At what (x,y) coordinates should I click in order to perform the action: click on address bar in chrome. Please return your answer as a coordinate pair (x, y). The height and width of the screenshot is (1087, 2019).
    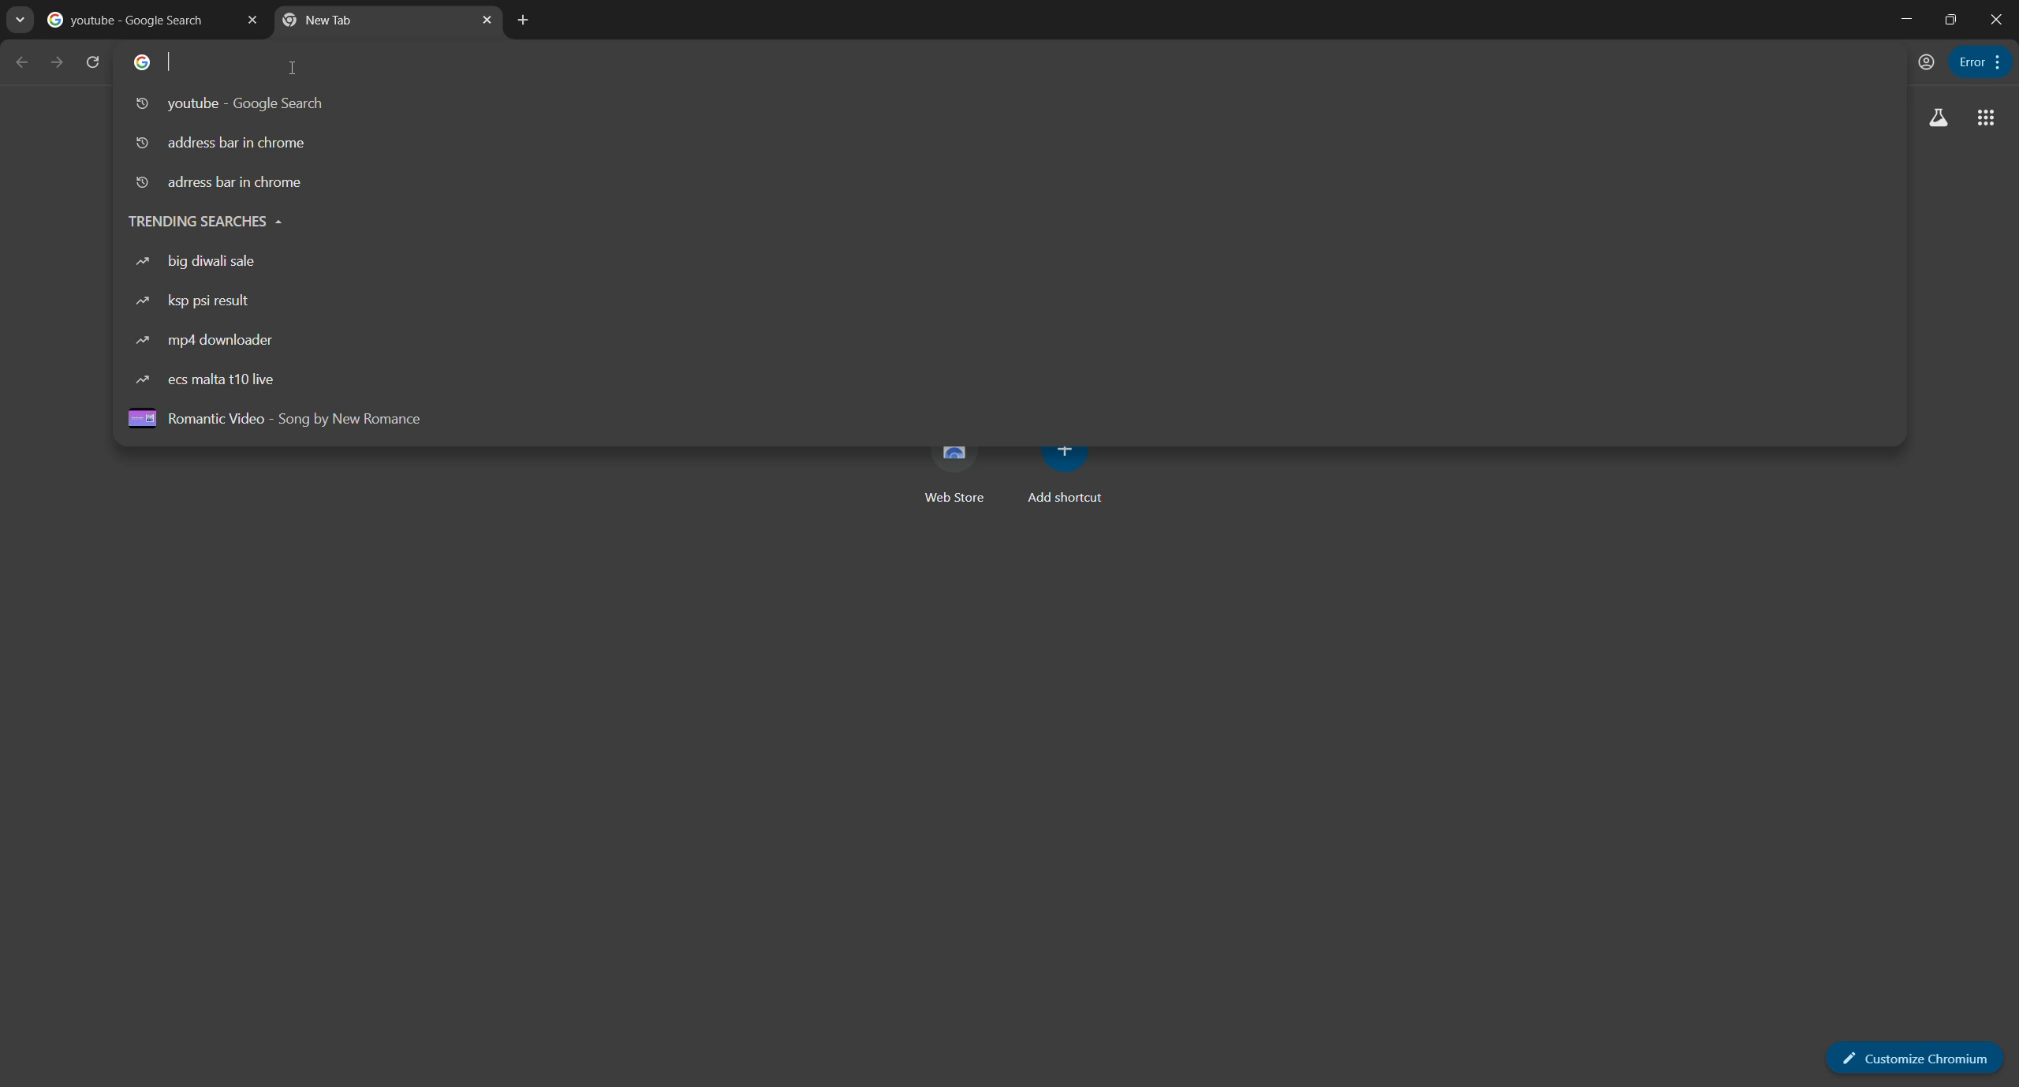
    Looking at the image, I should click on (219, 184).